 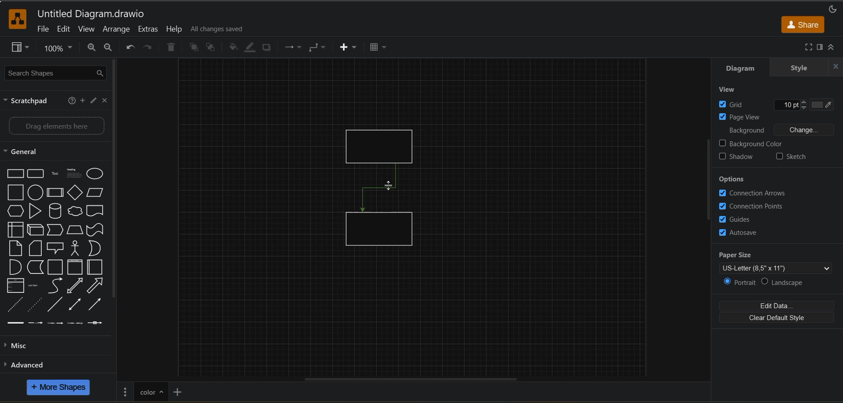 I want to click on extras, so click(x=149, y=29).